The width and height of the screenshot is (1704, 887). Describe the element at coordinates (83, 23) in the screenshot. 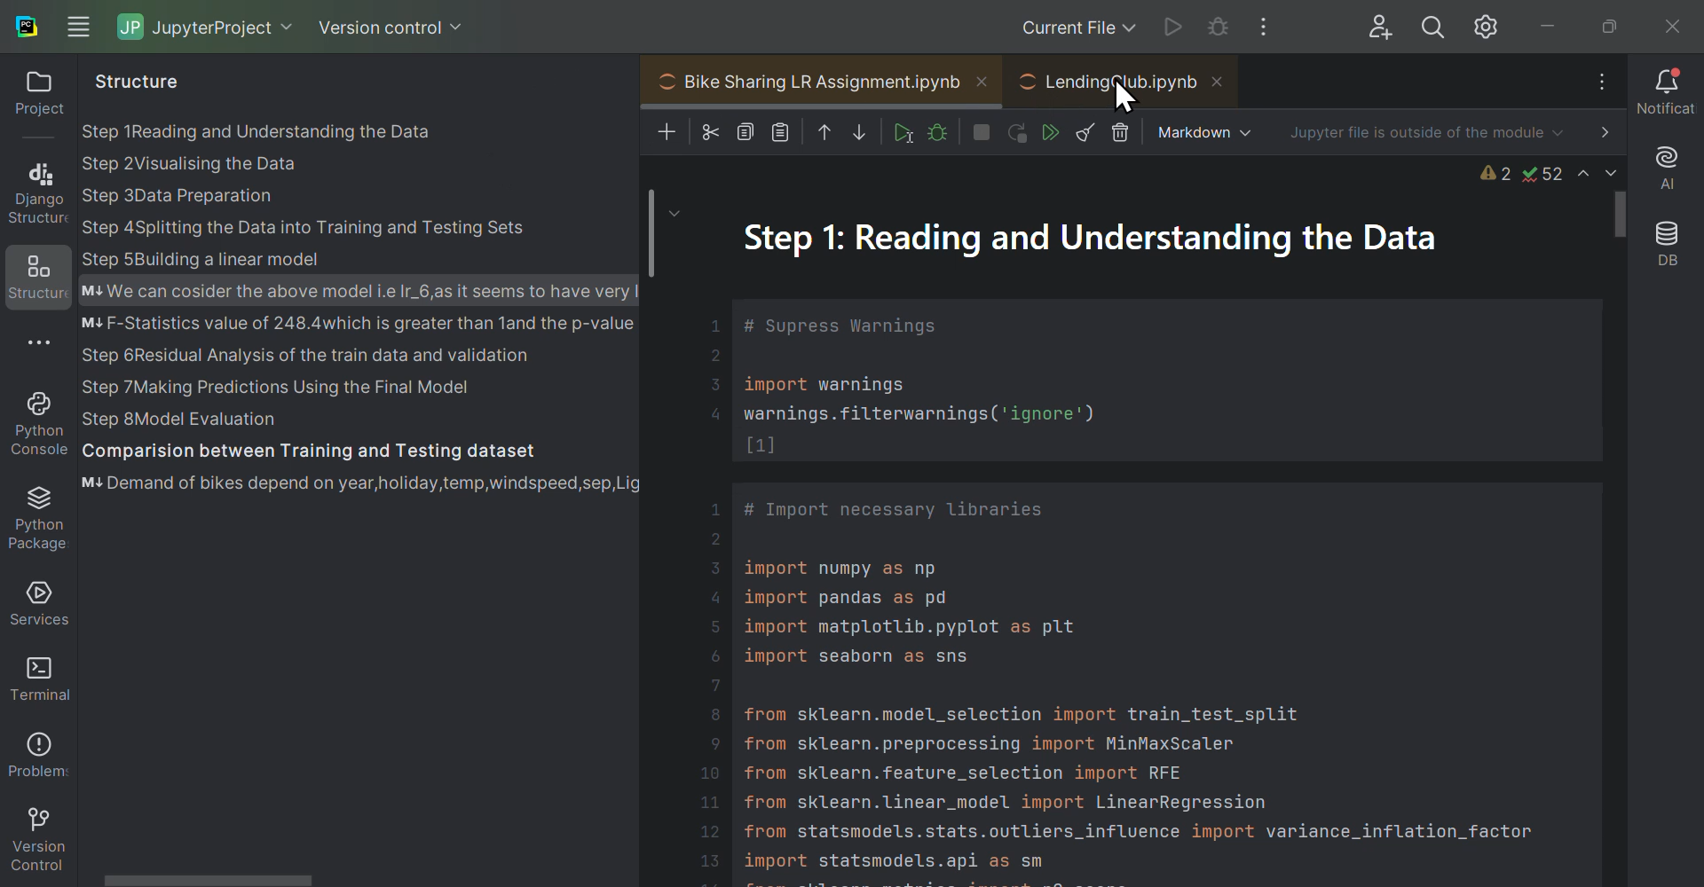

I see `Windows navigation options` at that location.